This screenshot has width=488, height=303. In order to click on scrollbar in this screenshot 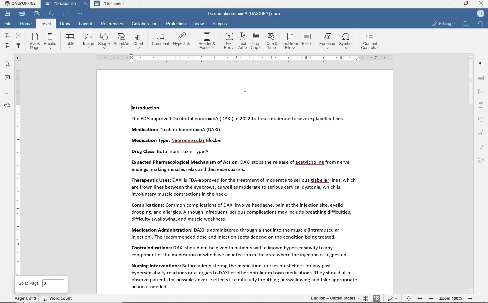, I will do `click(471, 174)`.